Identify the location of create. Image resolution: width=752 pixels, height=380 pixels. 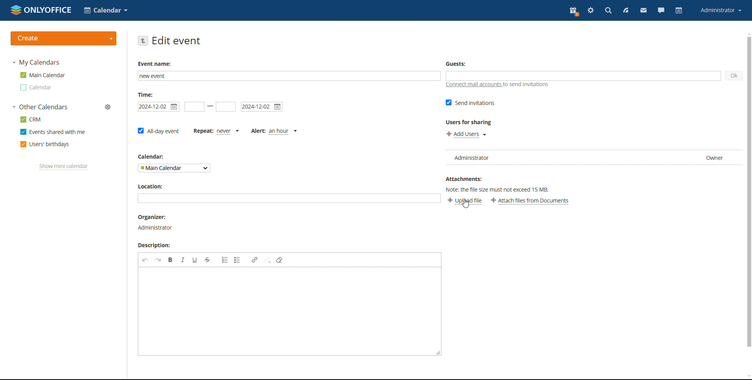
(63, 39).